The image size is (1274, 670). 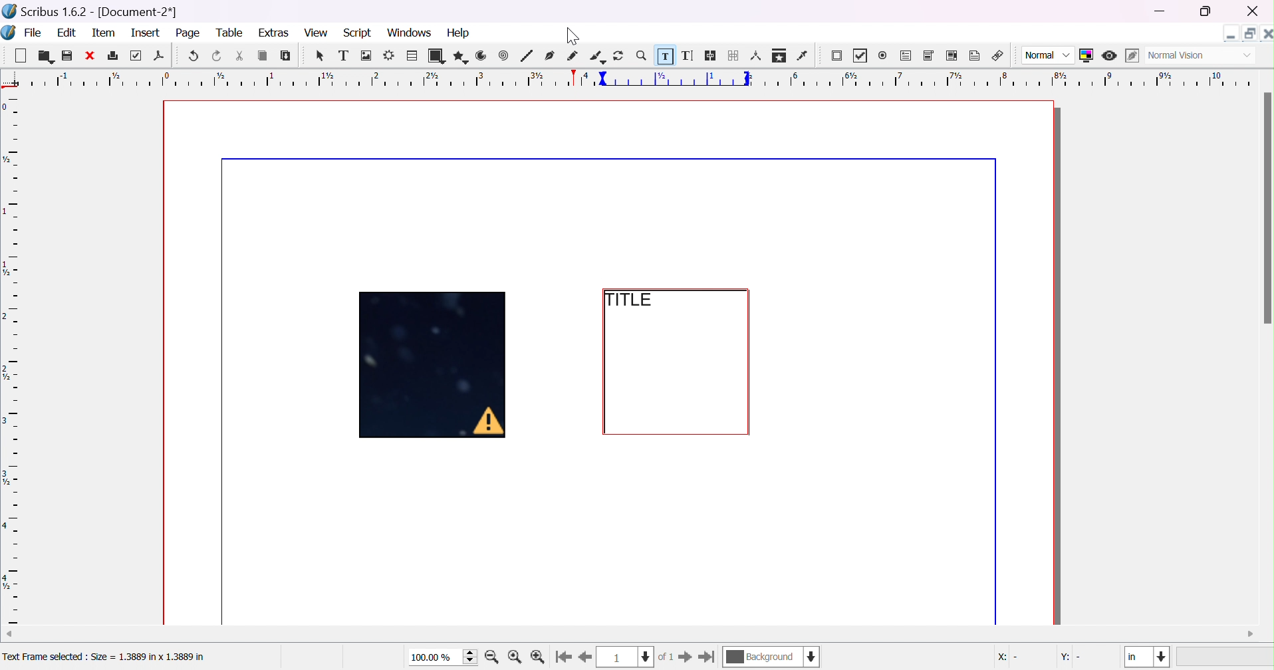 What do you see at coordinates (689, 56) in the screenshot?
I see `edit text with story editor` at bounding box center [689, 56].